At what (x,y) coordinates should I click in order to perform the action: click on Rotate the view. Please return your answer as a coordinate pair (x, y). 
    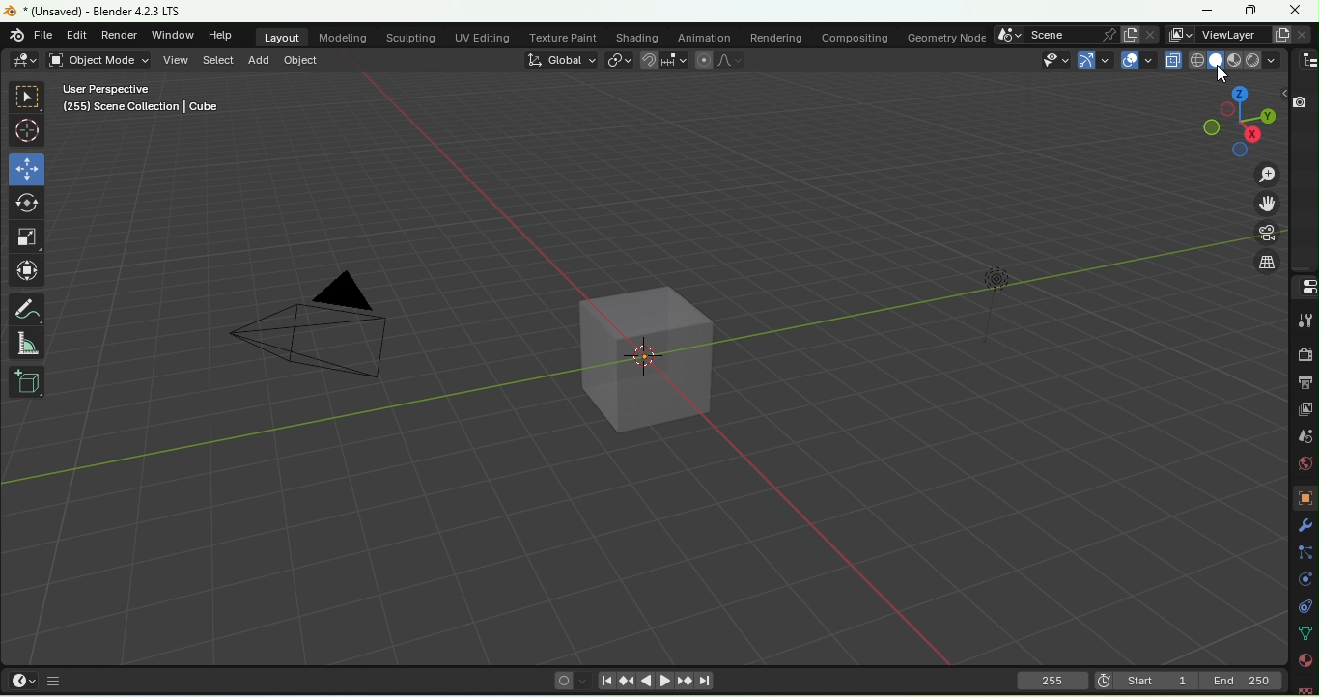
    Looking at the image, I should click on (1240, 151).